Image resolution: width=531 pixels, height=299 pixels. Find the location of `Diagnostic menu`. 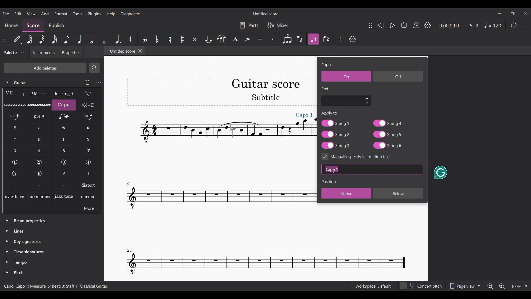

Diagnostic menu is located at coordinates (130, 14).